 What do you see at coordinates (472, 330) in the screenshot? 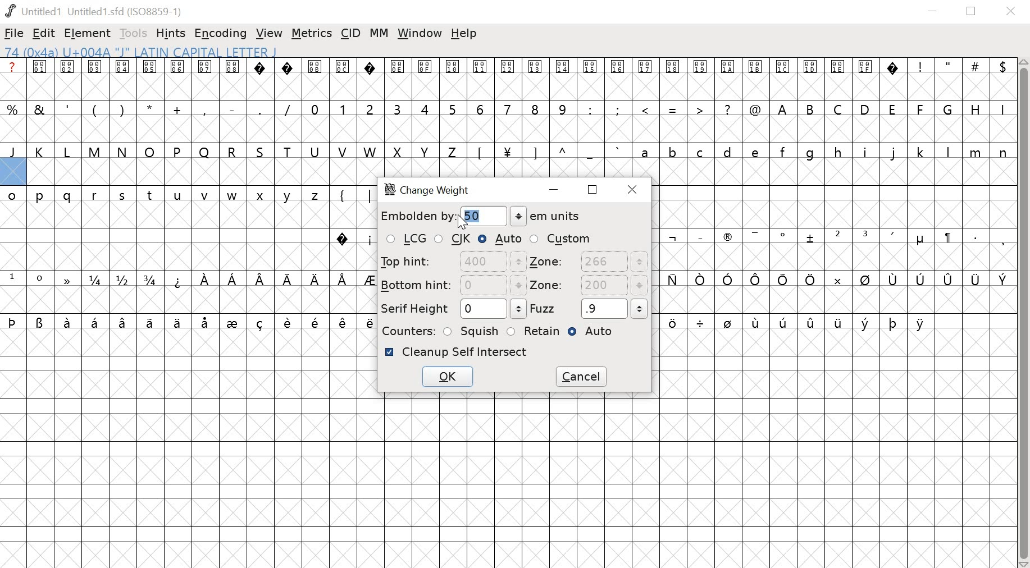
I see `SQUISH` at bounding box center [472, 330].